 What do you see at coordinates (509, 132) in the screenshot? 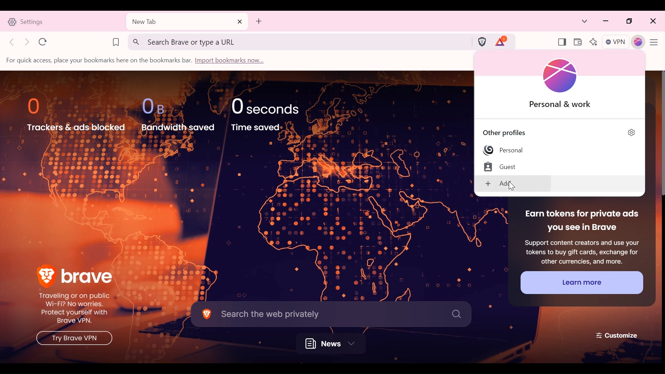
I see `Other profiles` at bounding box center [509, 132].